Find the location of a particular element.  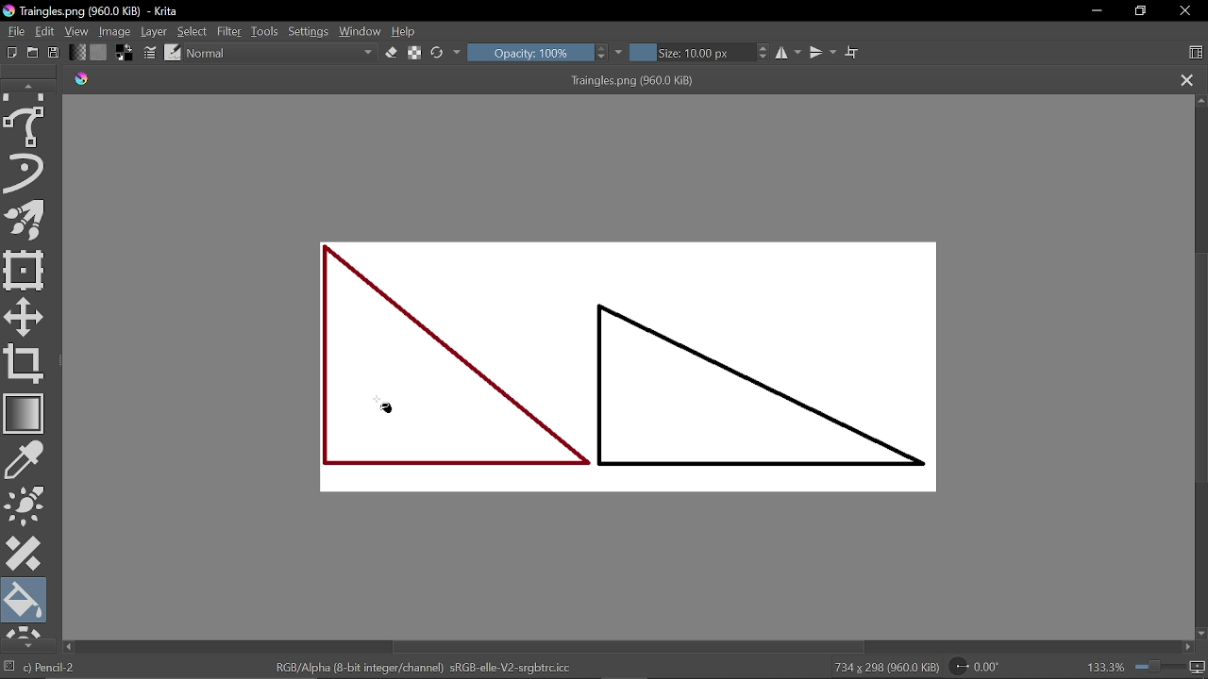

Open existing document is located at coordinates (32, 53).